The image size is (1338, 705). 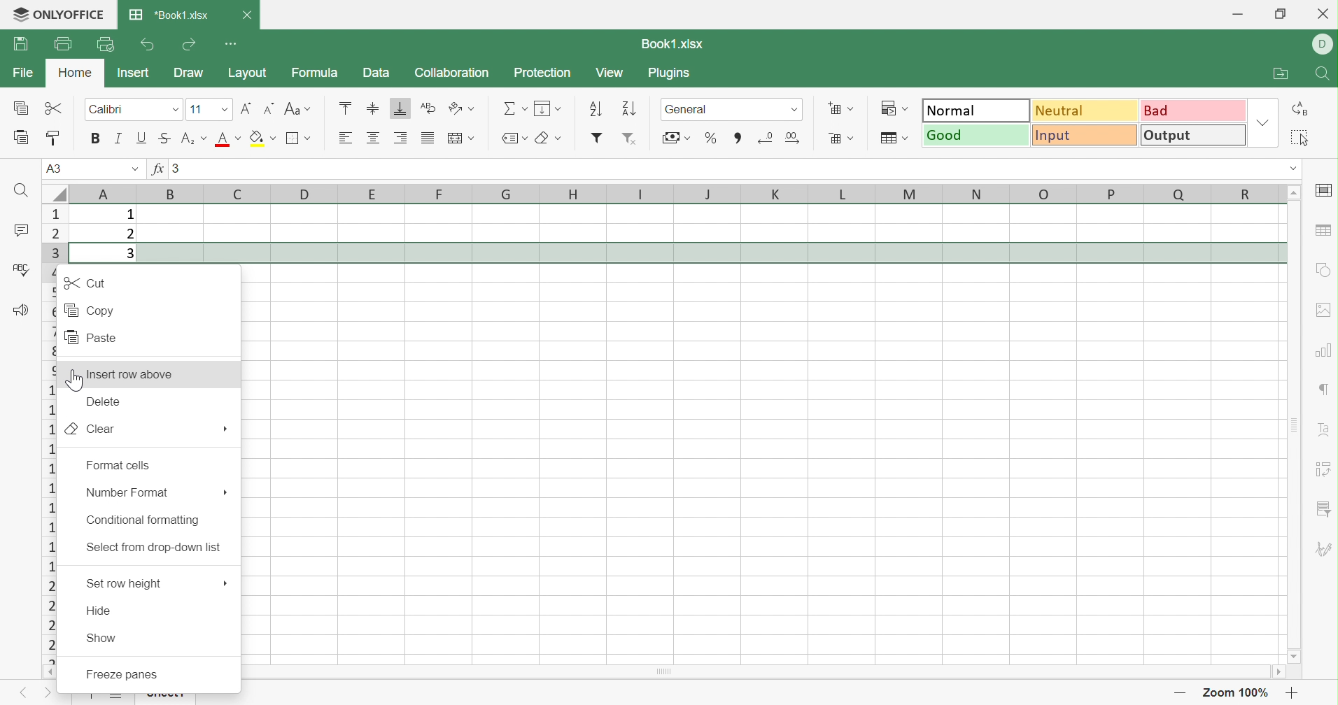 What do you see at coordinates (147, 44) in the screenshot?
I see `Undo` at bounding box center [147, 44].